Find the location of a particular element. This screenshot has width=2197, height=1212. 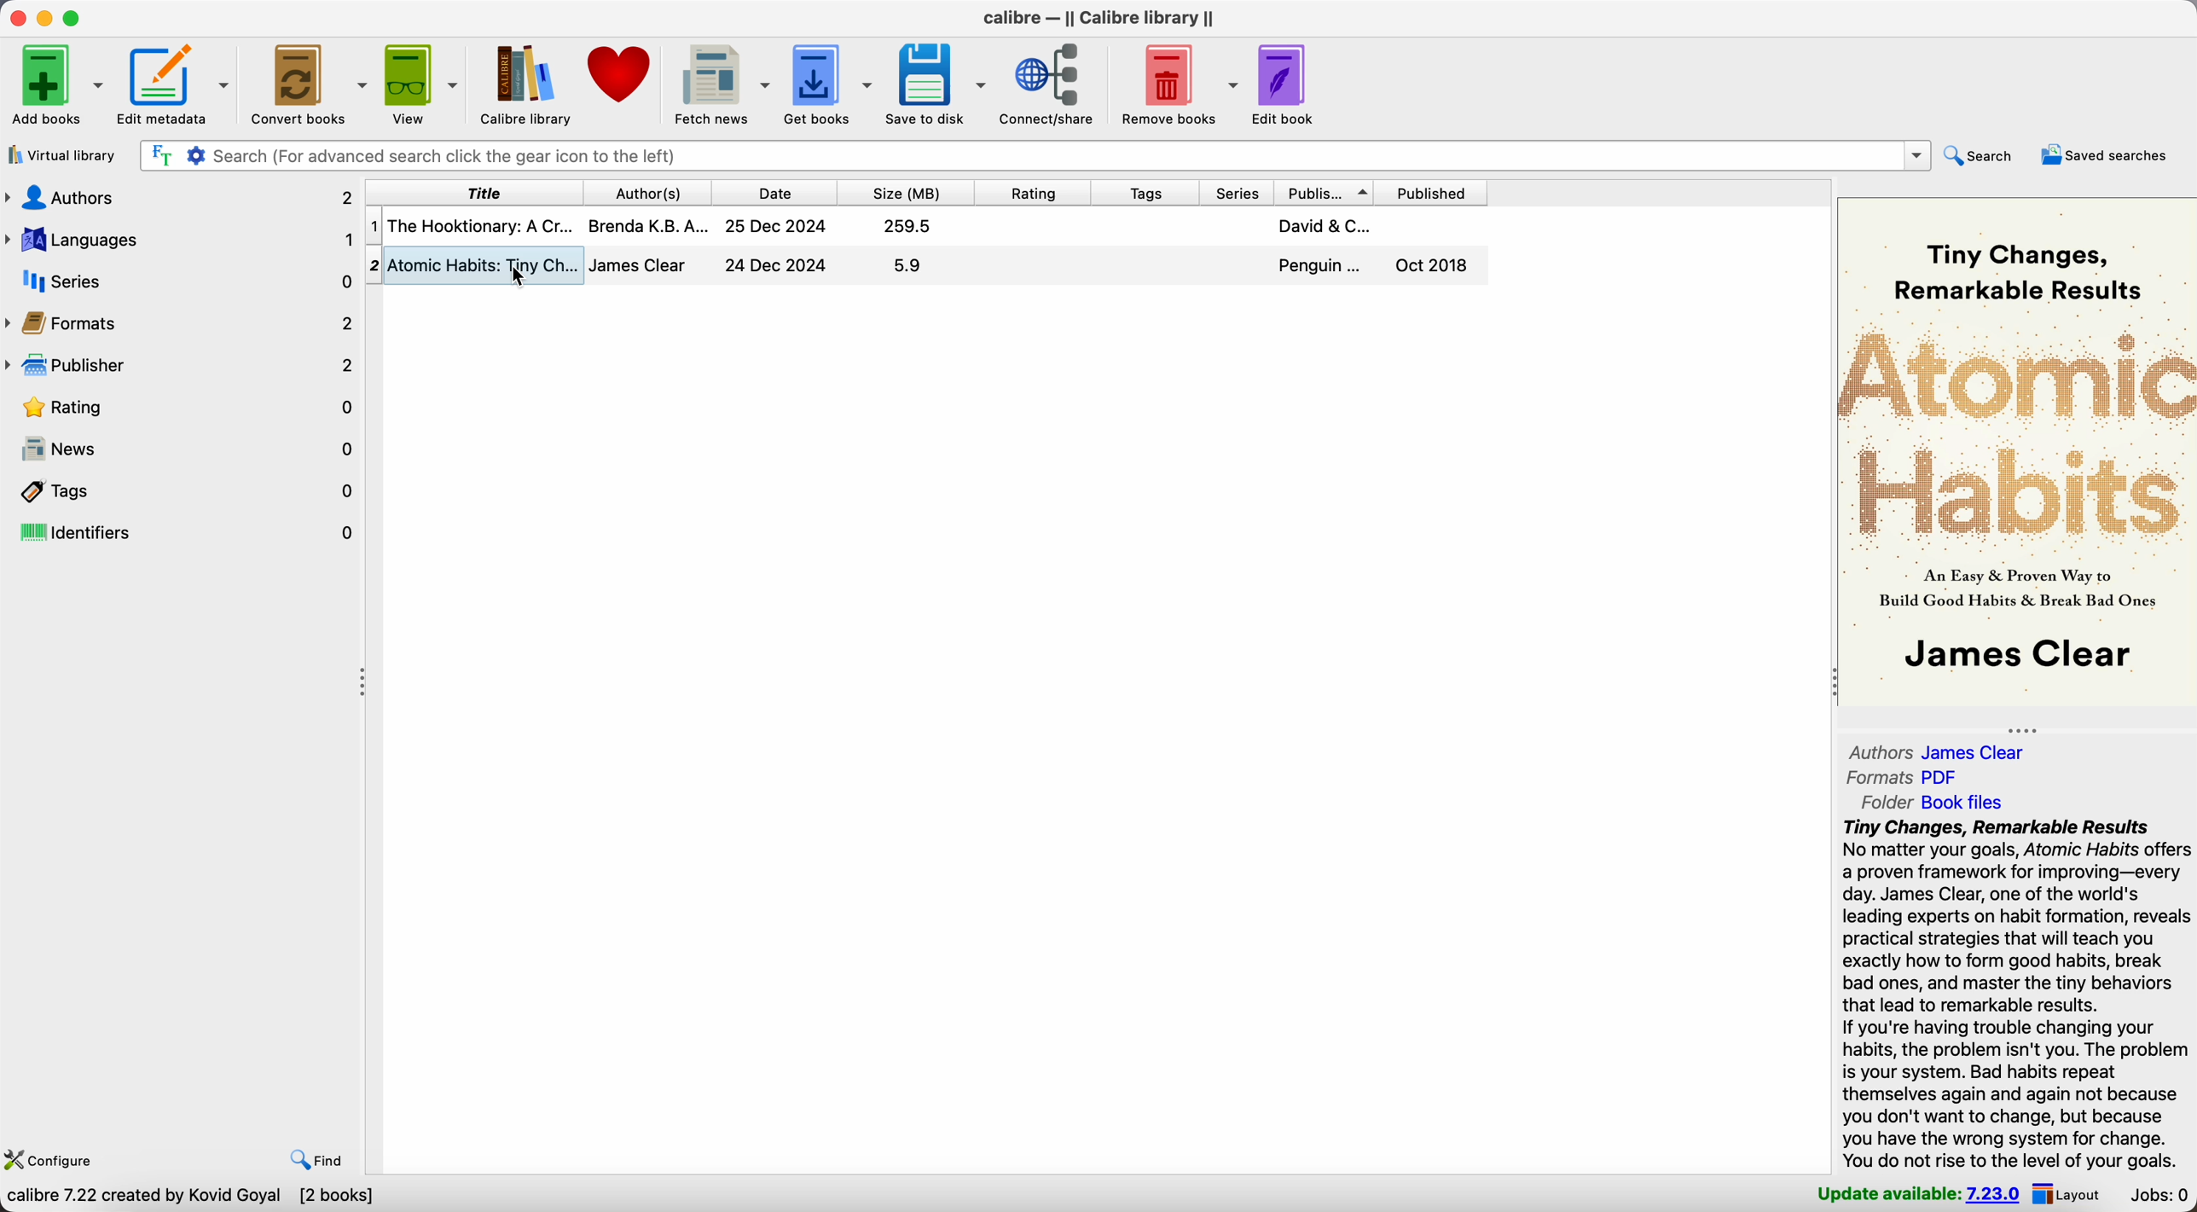

edit book is located at coordinates (1285, 86).